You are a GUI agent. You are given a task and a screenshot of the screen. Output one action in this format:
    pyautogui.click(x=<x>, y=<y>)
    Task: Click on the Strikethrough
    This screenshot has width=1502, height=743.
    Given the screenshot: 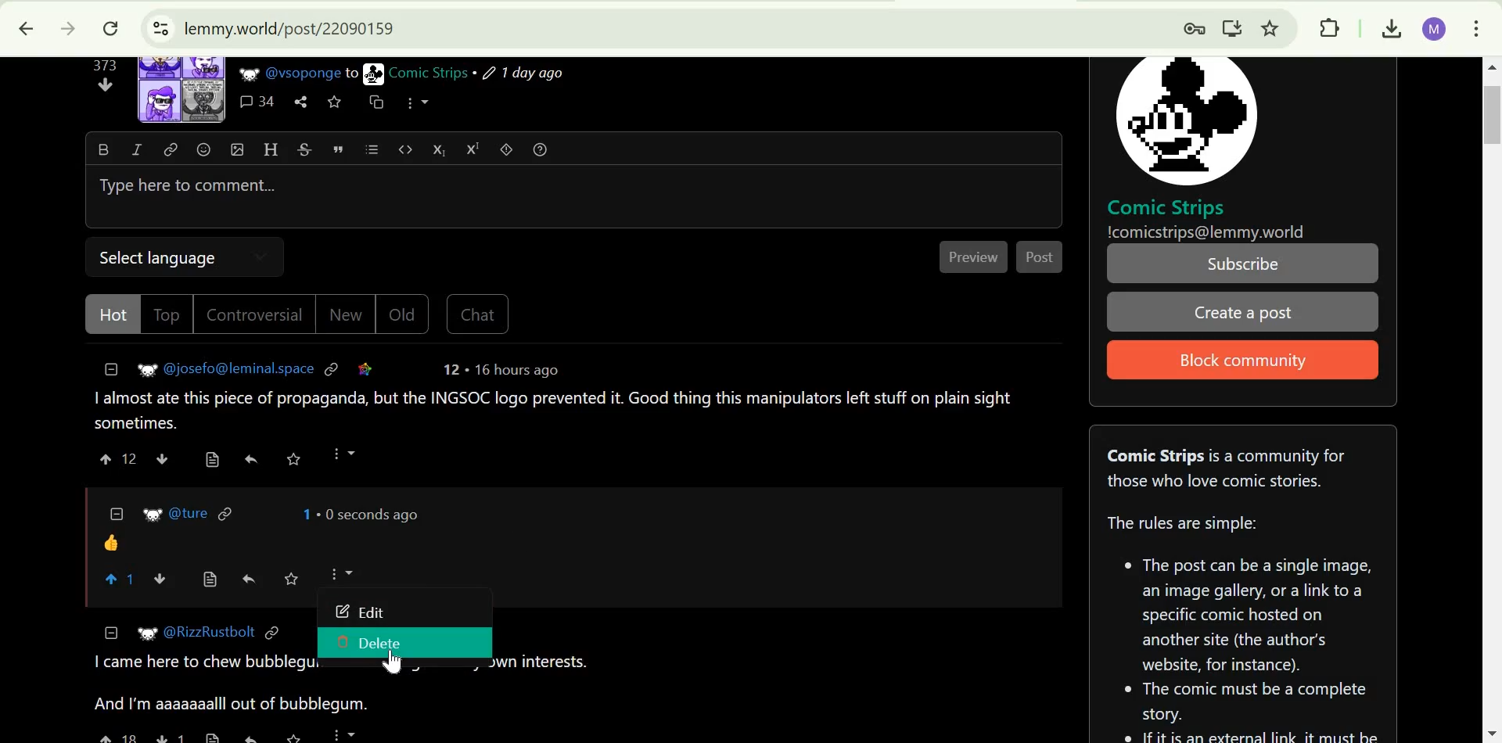 What is the action you would take?
    pyautogui.click(x=305, y=149)
    